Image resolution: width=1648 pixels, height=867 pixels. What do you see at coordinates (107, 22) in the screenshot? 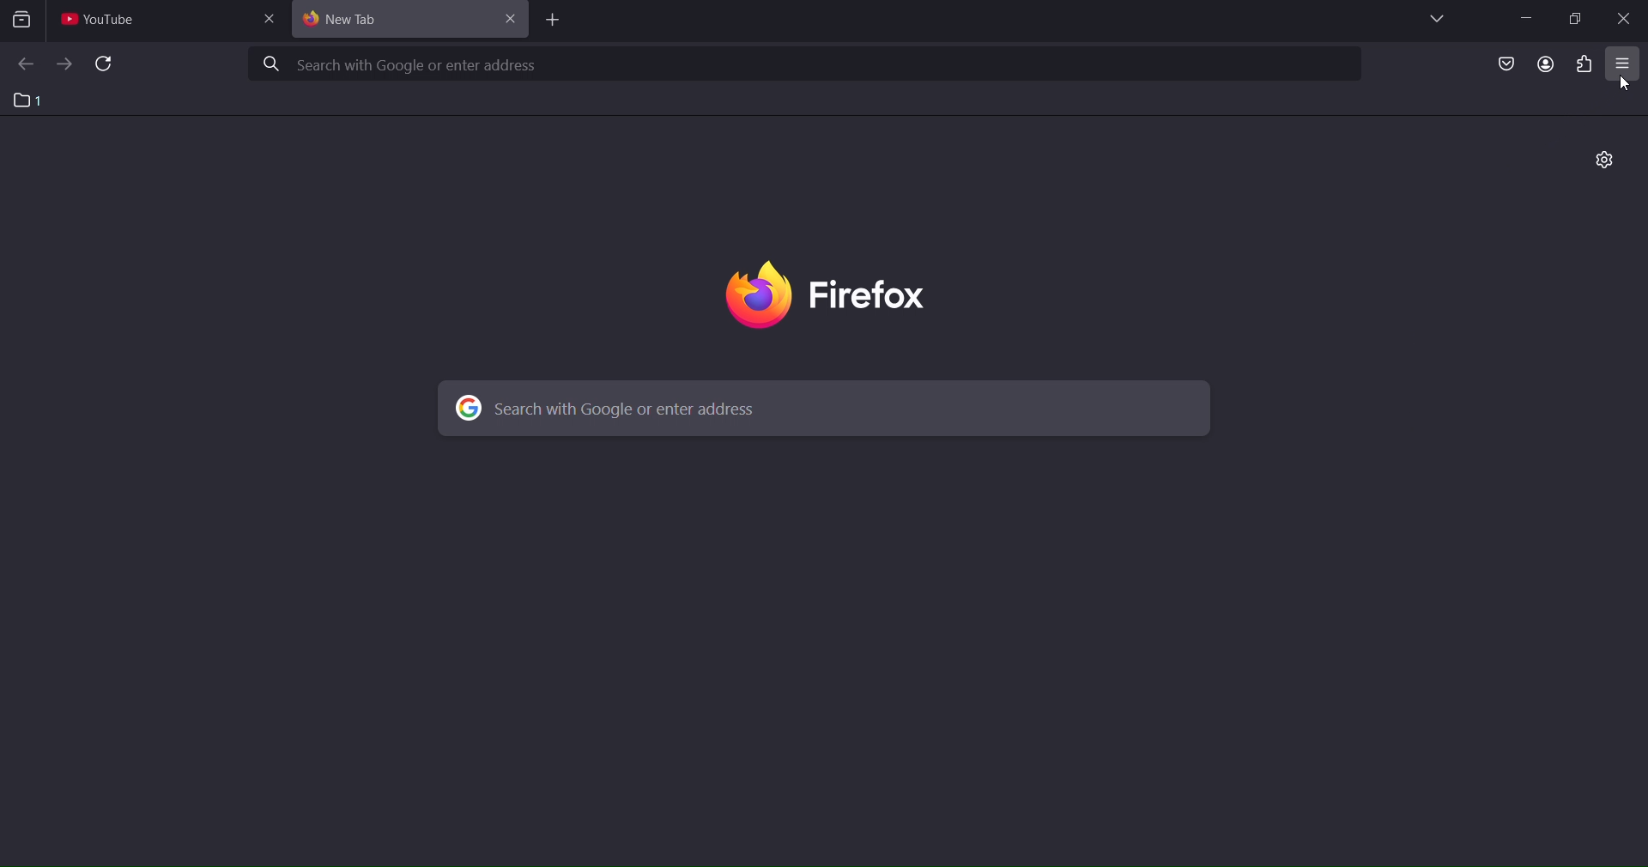
I see `youtube` at bounding box center [107, 22].